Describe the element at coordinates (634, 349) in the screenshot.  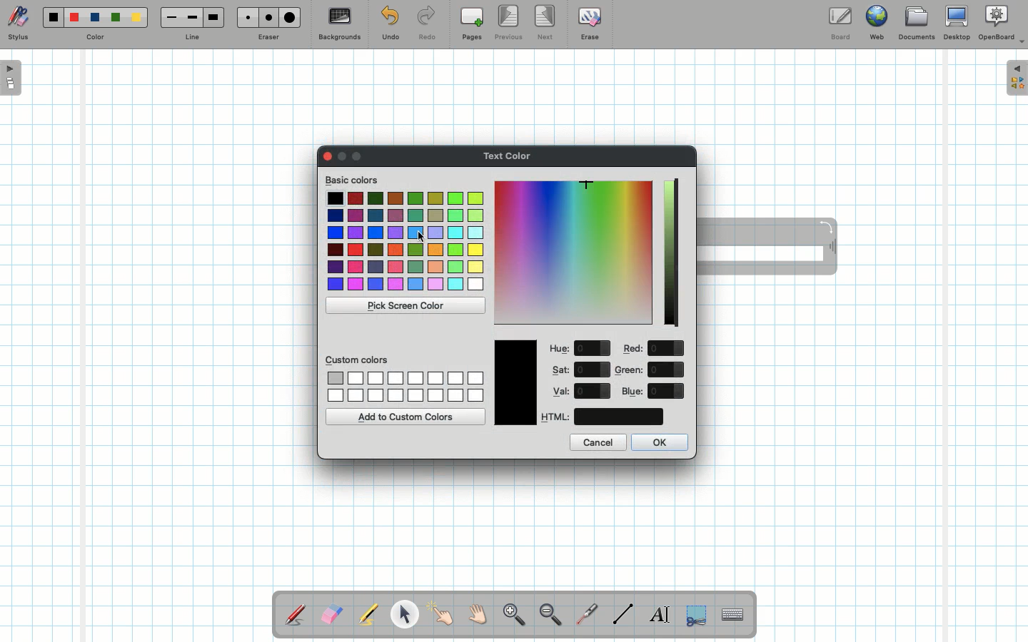
I see `Red` at that location.